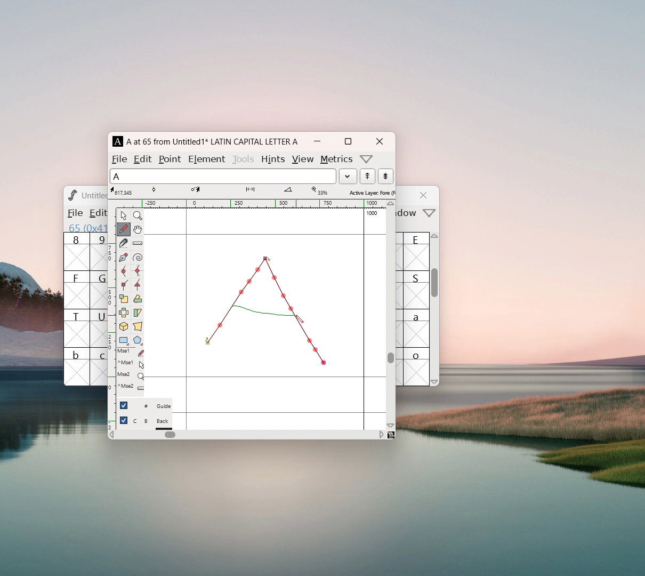  I want to click on skew selection, so click(137, 314).